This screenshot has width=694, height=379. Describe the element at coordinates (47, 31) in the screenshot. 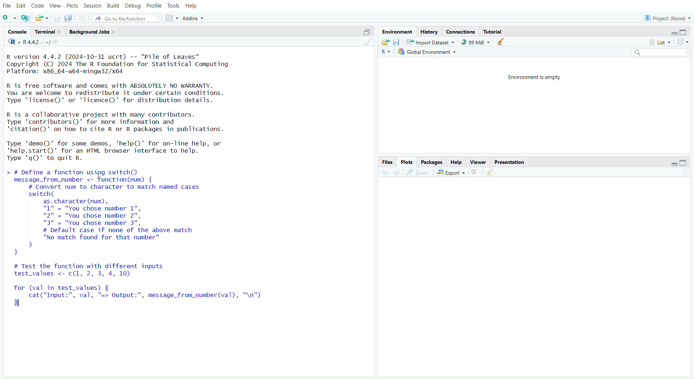

I see `Terminal` at that location.